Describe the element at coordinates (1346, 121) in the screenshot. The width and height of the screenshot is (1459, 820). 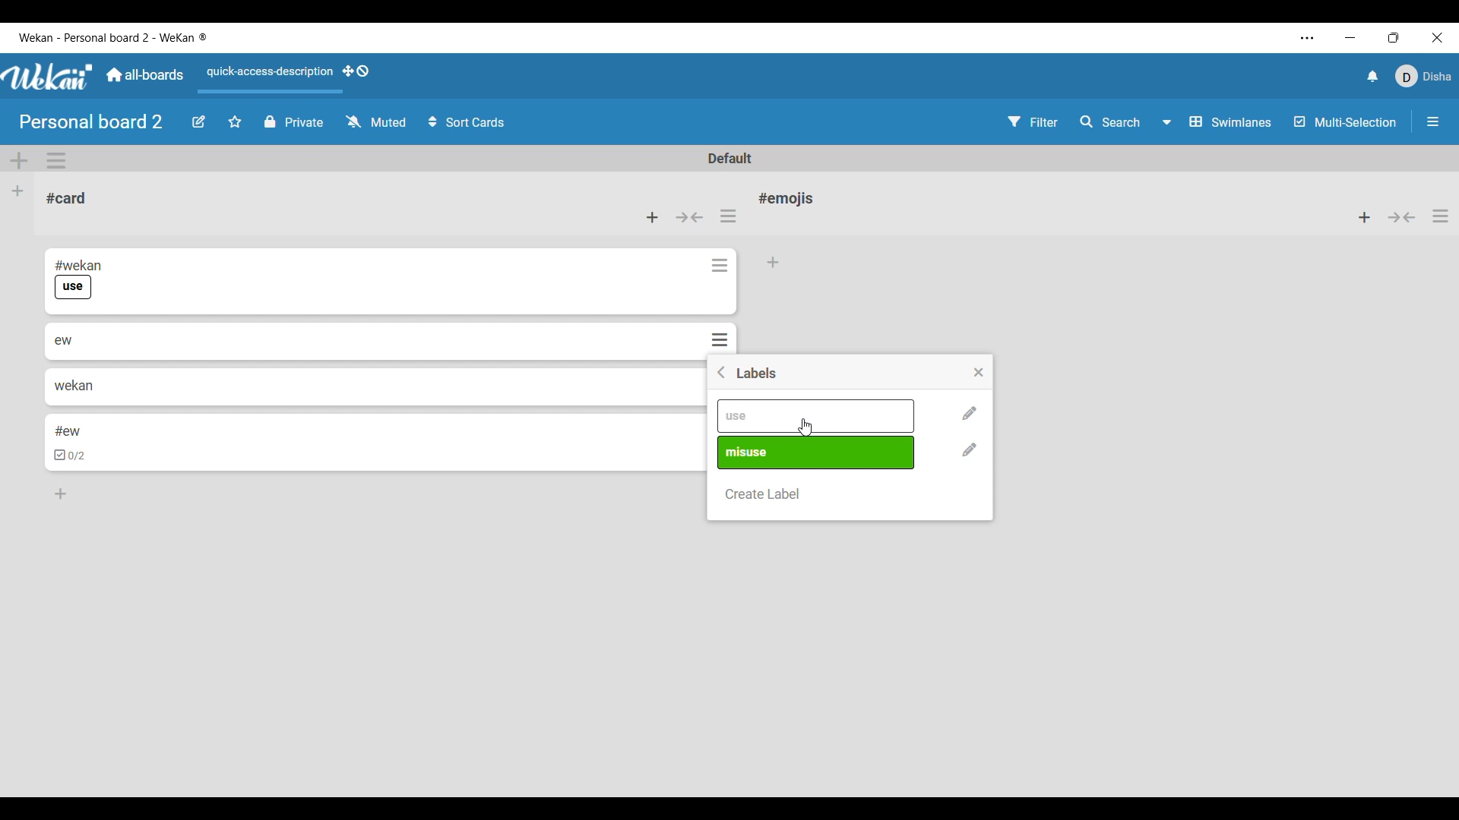
I see `Toggle for multi-selection` at that location.